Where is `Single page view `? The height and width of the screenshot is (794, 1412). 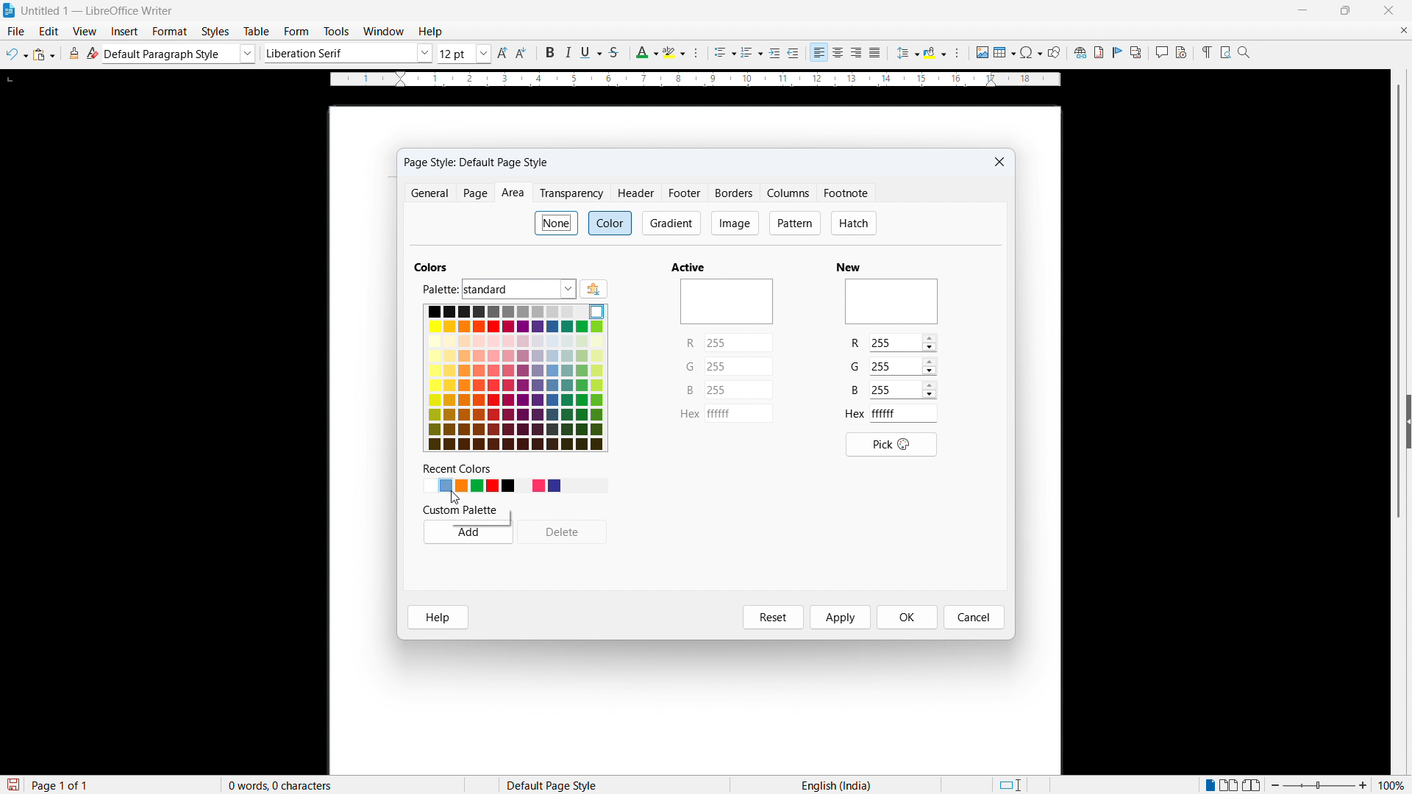
Single page view  is located at coordinates (1211, 784).